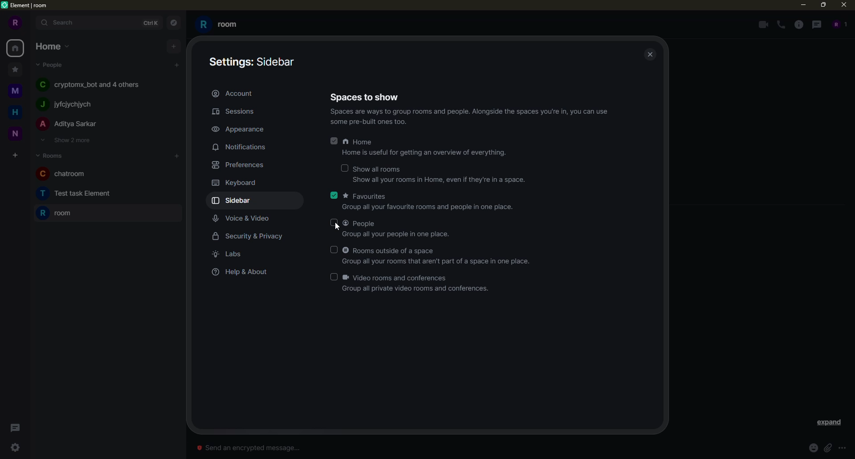 The height and width of the screenshot is (459, 855). I want to click on element, so click(25, 6).